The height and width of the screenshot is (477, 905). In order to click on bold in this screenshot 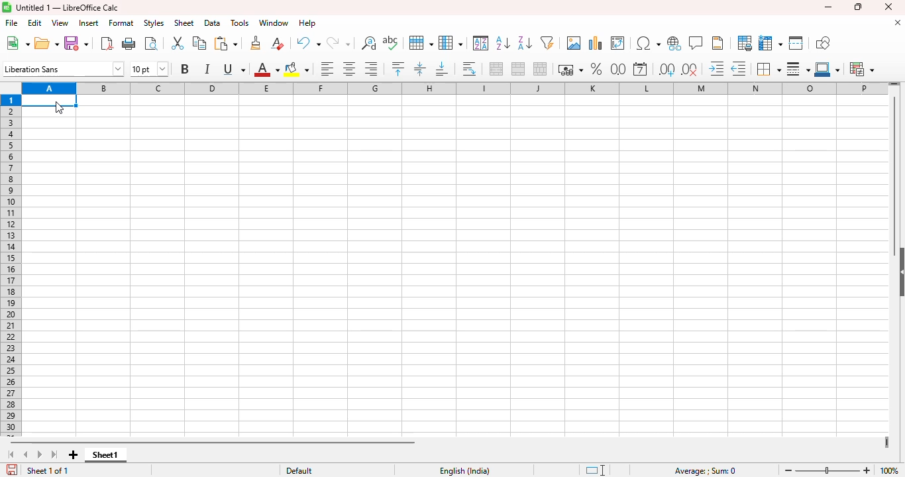, I will do `click(184, 68)`.